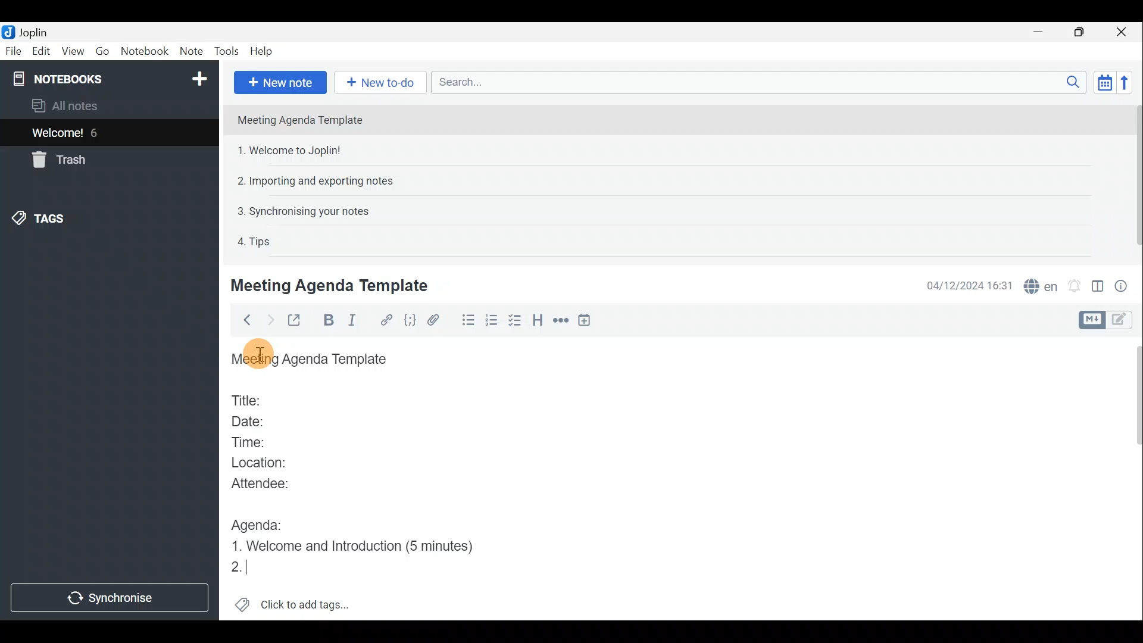 This screenshot has height=643, width=1143. Describe the element at coordinates (249, 440) in the screenshot. I see `Time:` at that location.